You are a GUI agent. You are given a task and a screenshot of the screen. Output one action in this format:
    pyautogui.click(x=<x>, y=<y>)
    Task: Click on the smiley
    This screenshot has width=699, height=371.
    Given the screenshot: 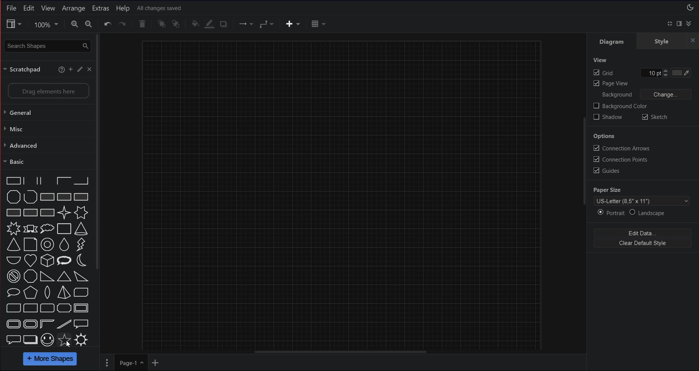 What is the action you would take?
    pyautogui.click(x=47, y=340)
    